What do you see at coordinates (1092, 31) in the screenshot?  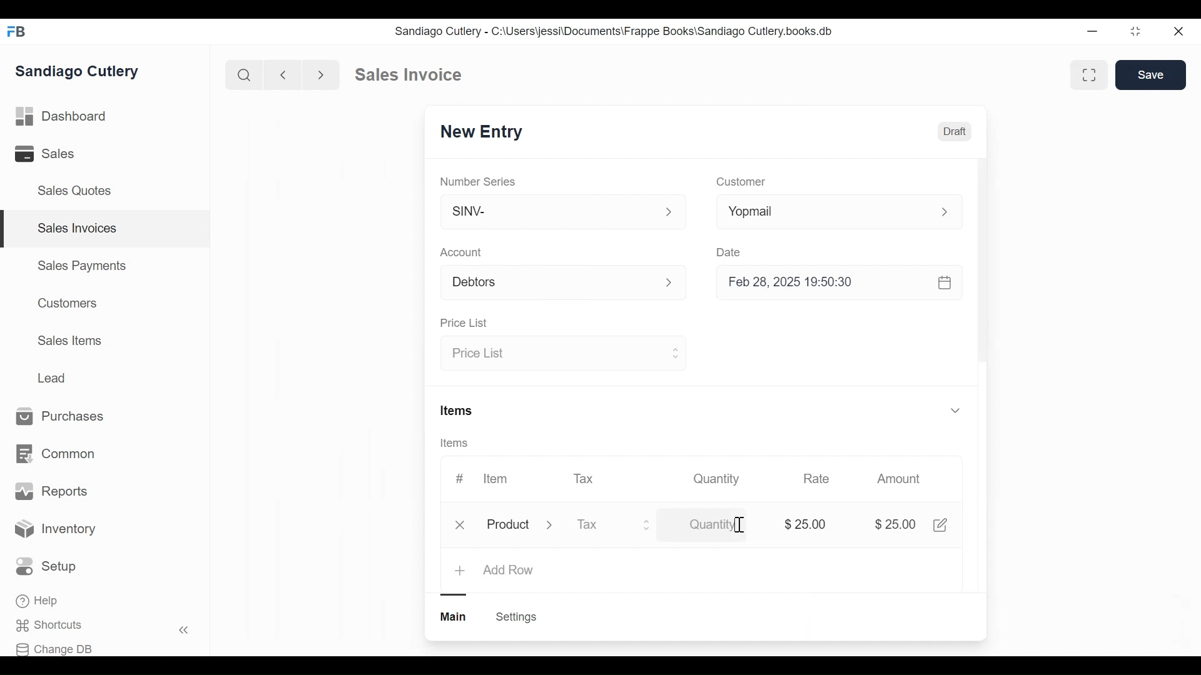 I see `minimize` at bounding box center [1092, 31].